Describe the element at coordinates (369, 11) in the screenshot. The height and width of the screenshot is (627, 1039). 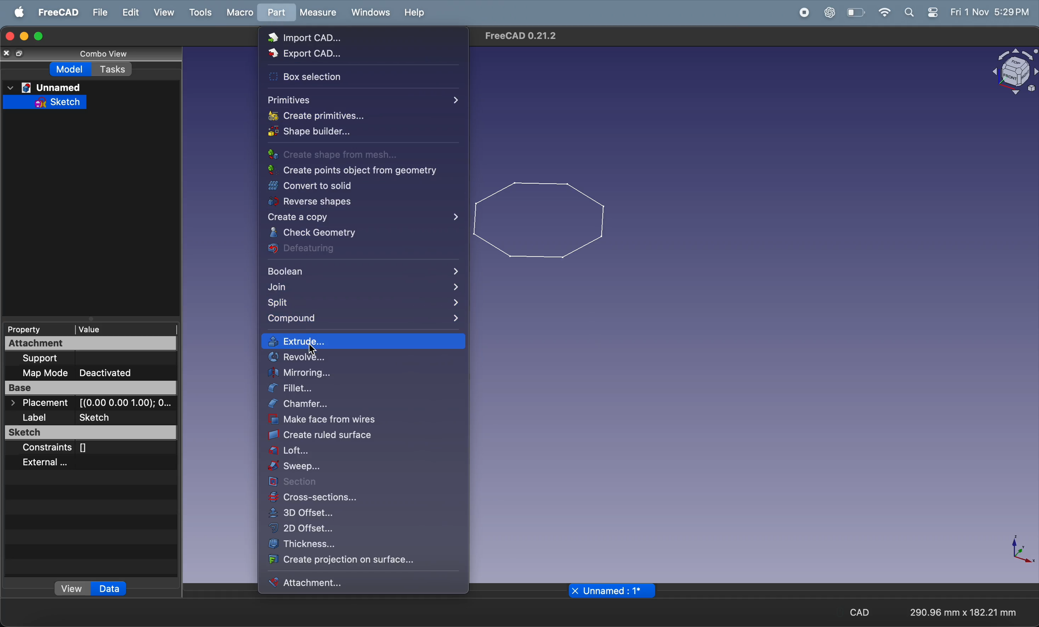
I see `windows` at that location.